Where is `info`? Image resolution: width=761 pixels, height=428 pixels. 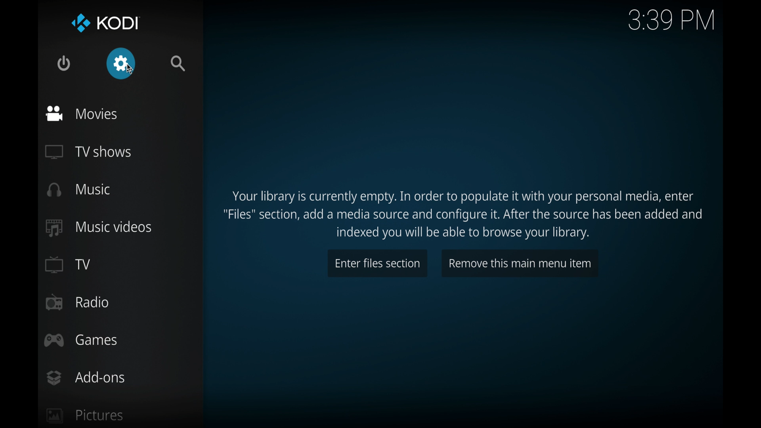 info is located at coordinates (464, 215).